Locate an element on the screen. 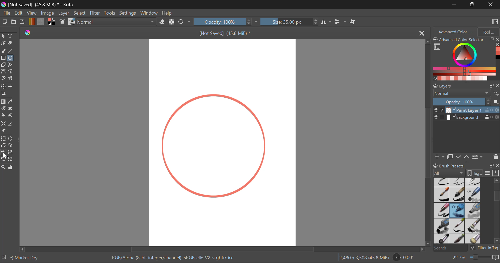 This screenshot has width=500, height=263. Edit Shapes Tool is located at coordinates (3, 43).